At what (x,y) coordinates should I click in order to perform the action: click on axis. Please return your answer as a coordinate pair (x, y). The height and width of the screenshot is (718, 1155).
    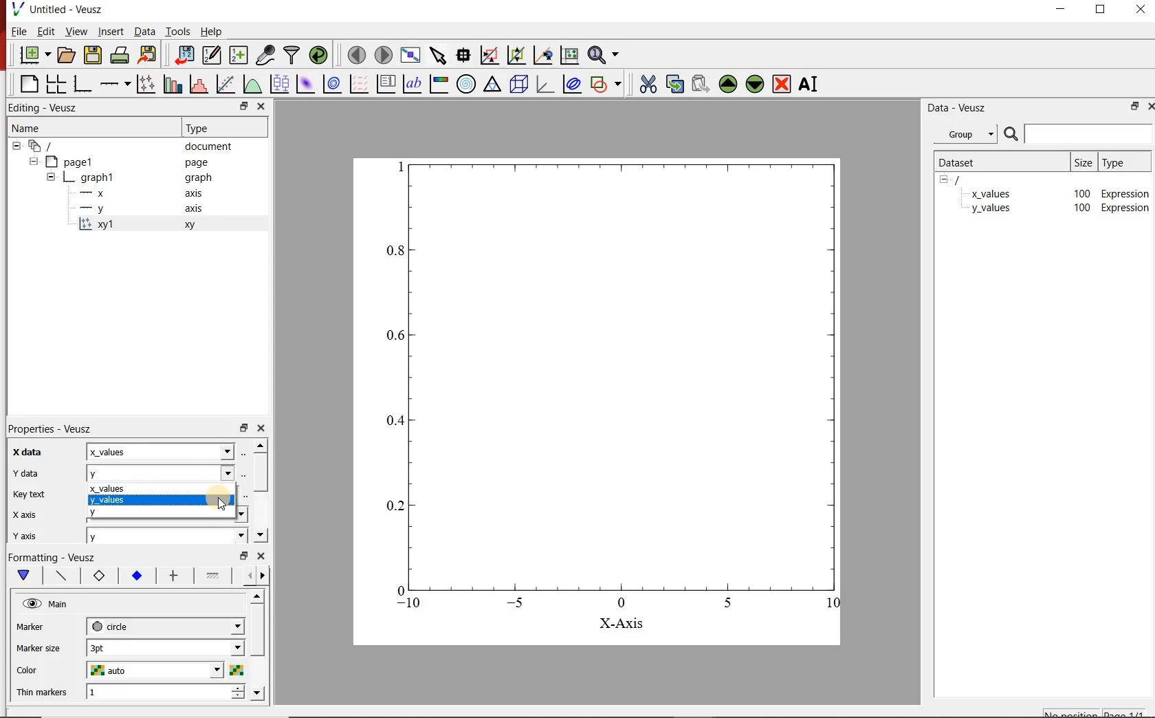
    Looking at the image, I should click on (195, 193).